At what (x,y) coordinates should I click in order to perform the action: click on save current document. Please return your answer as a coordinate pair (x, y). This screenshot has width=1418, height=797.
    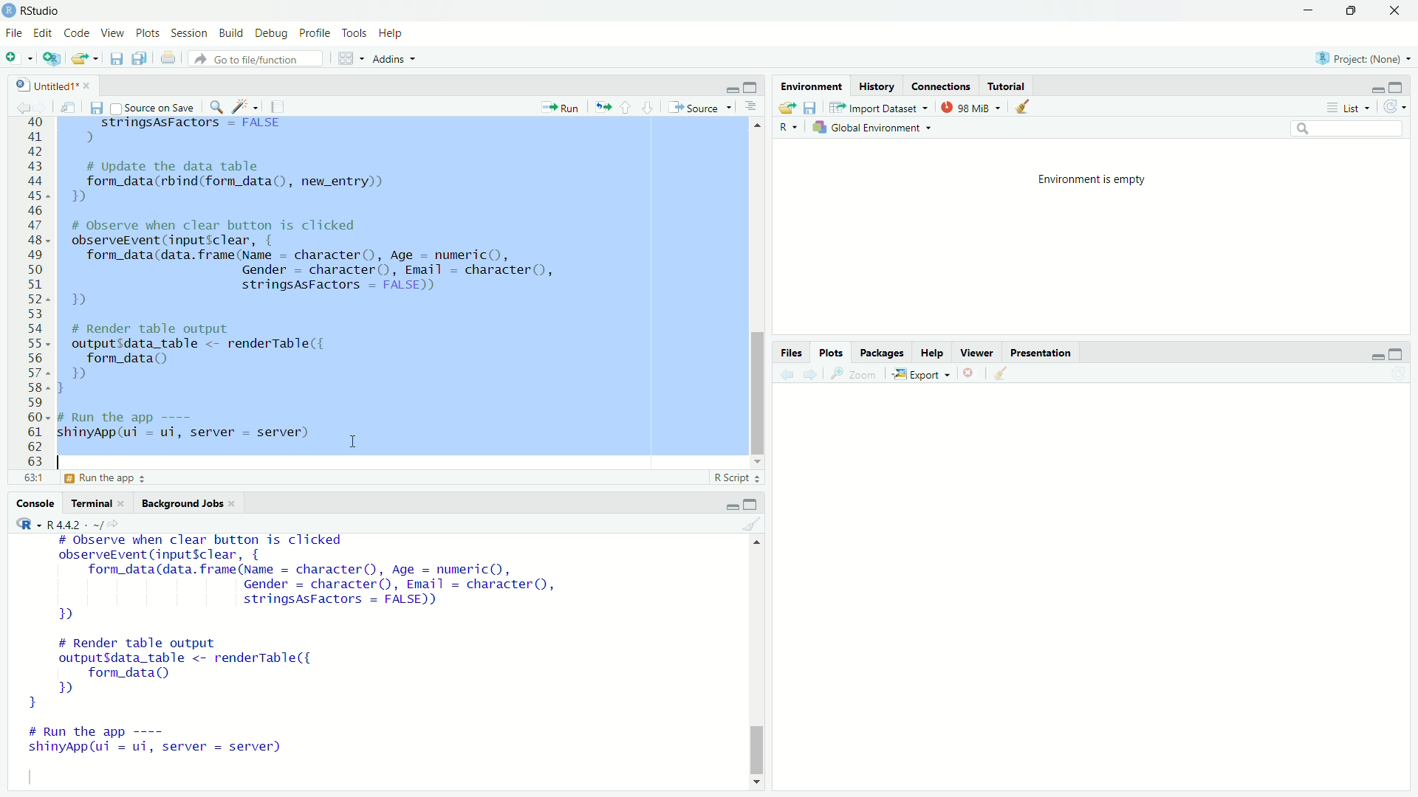
    Looking at the image, I should click on (95, 106).